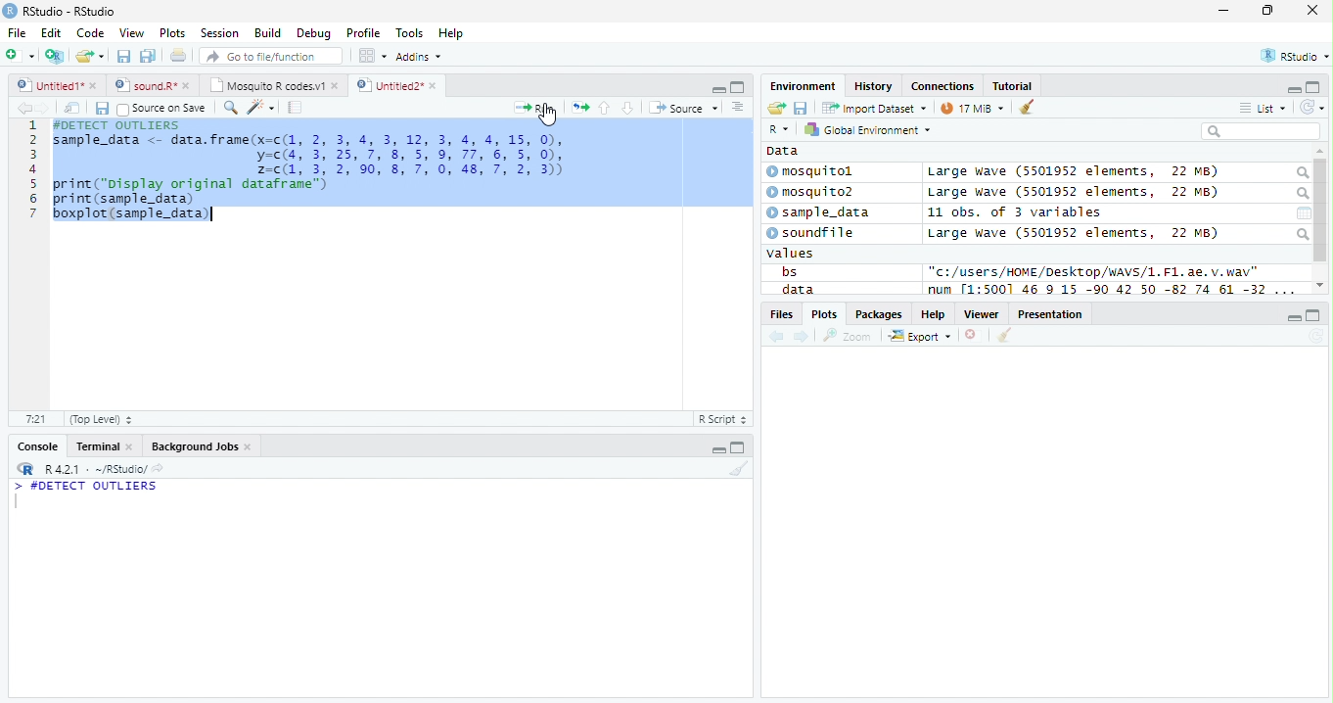  Describe the element at coordinates (312, 33) in the screenshot. I see `Debug` at that location.